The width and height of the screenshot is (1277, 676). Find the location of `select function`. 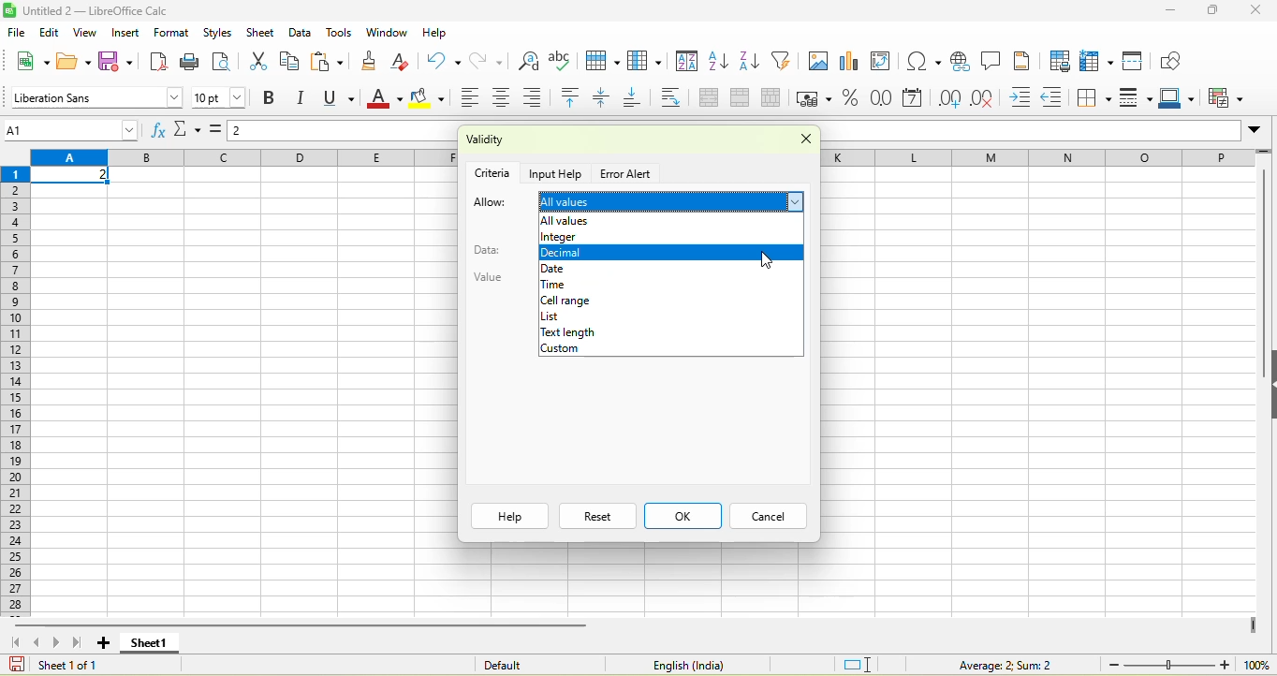

select function is located at coordinates (189, 131).